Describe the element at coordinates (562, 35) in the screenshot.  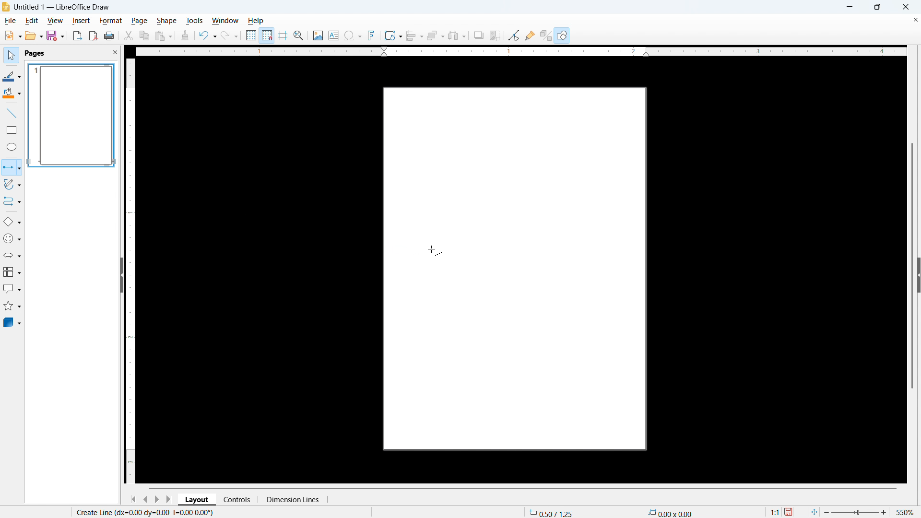
I see `Help ` at that location.